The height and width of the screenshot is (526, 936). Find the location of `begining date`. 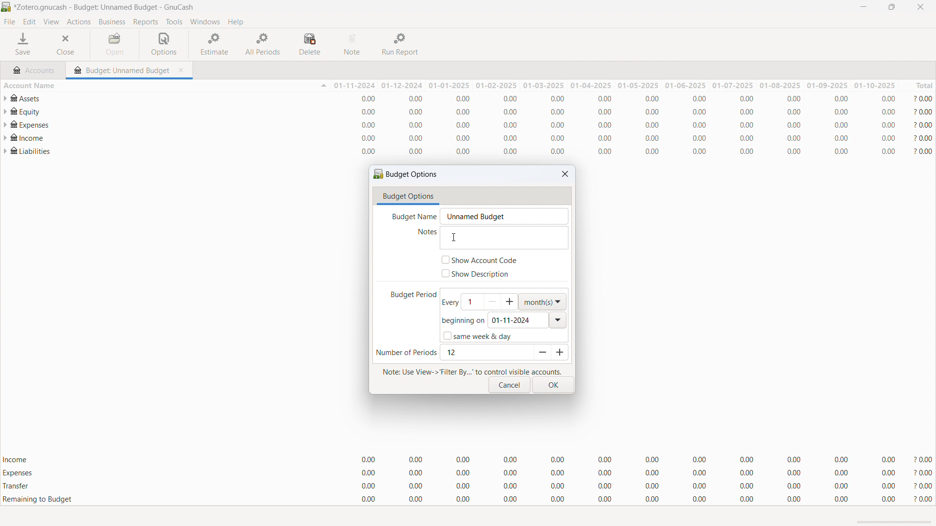

begining date is located at coordinates (518, 320).